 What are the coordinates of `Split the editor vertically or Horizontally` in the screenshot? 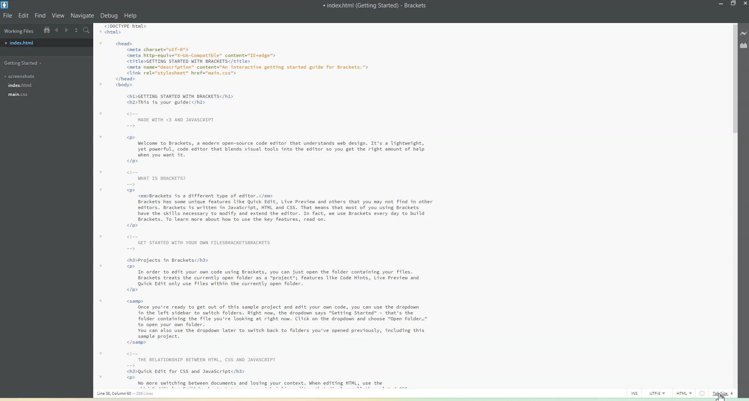 It's located at (76, 30).